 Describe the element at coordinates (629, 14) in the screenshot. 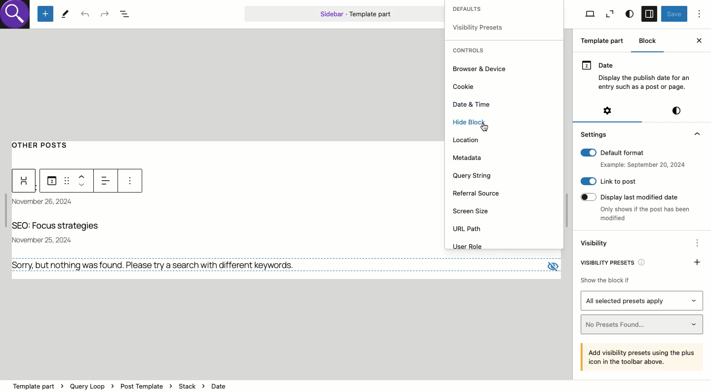

I see `Style` at that location.